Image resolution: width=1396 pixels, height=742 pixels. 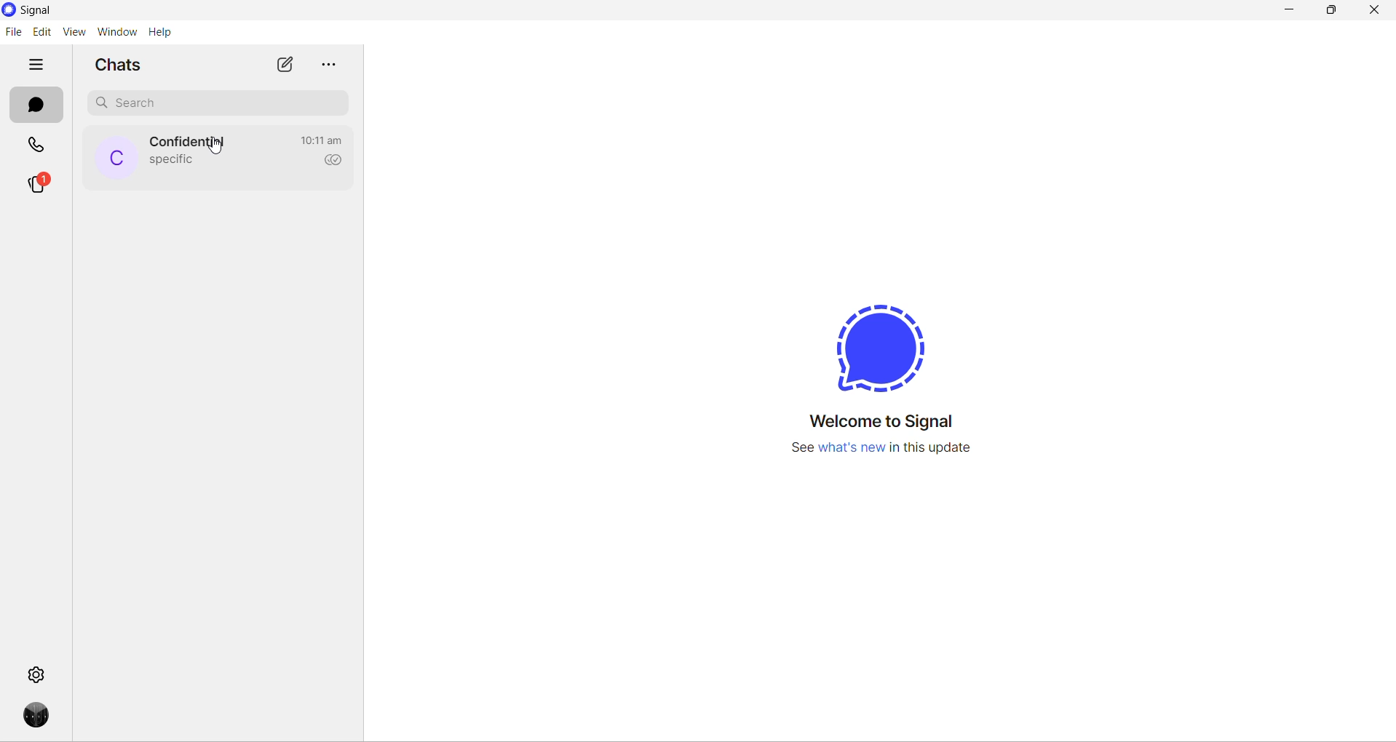 I want to click on settings, so click(x=36, y=674).